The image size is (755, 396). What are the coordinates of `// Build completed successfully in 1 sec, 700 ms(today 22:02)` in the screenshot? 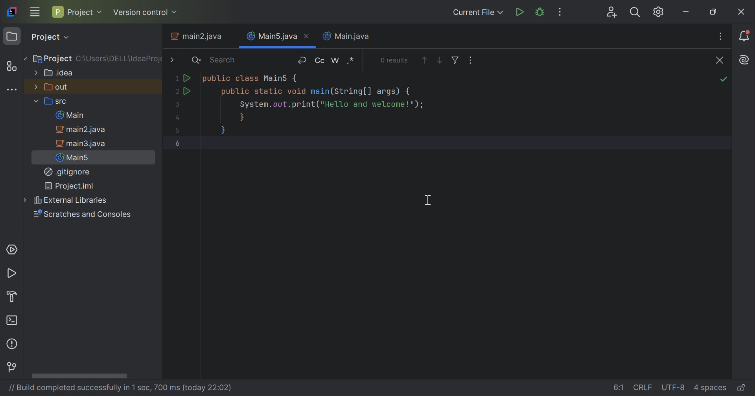 It's located at (118, 388).